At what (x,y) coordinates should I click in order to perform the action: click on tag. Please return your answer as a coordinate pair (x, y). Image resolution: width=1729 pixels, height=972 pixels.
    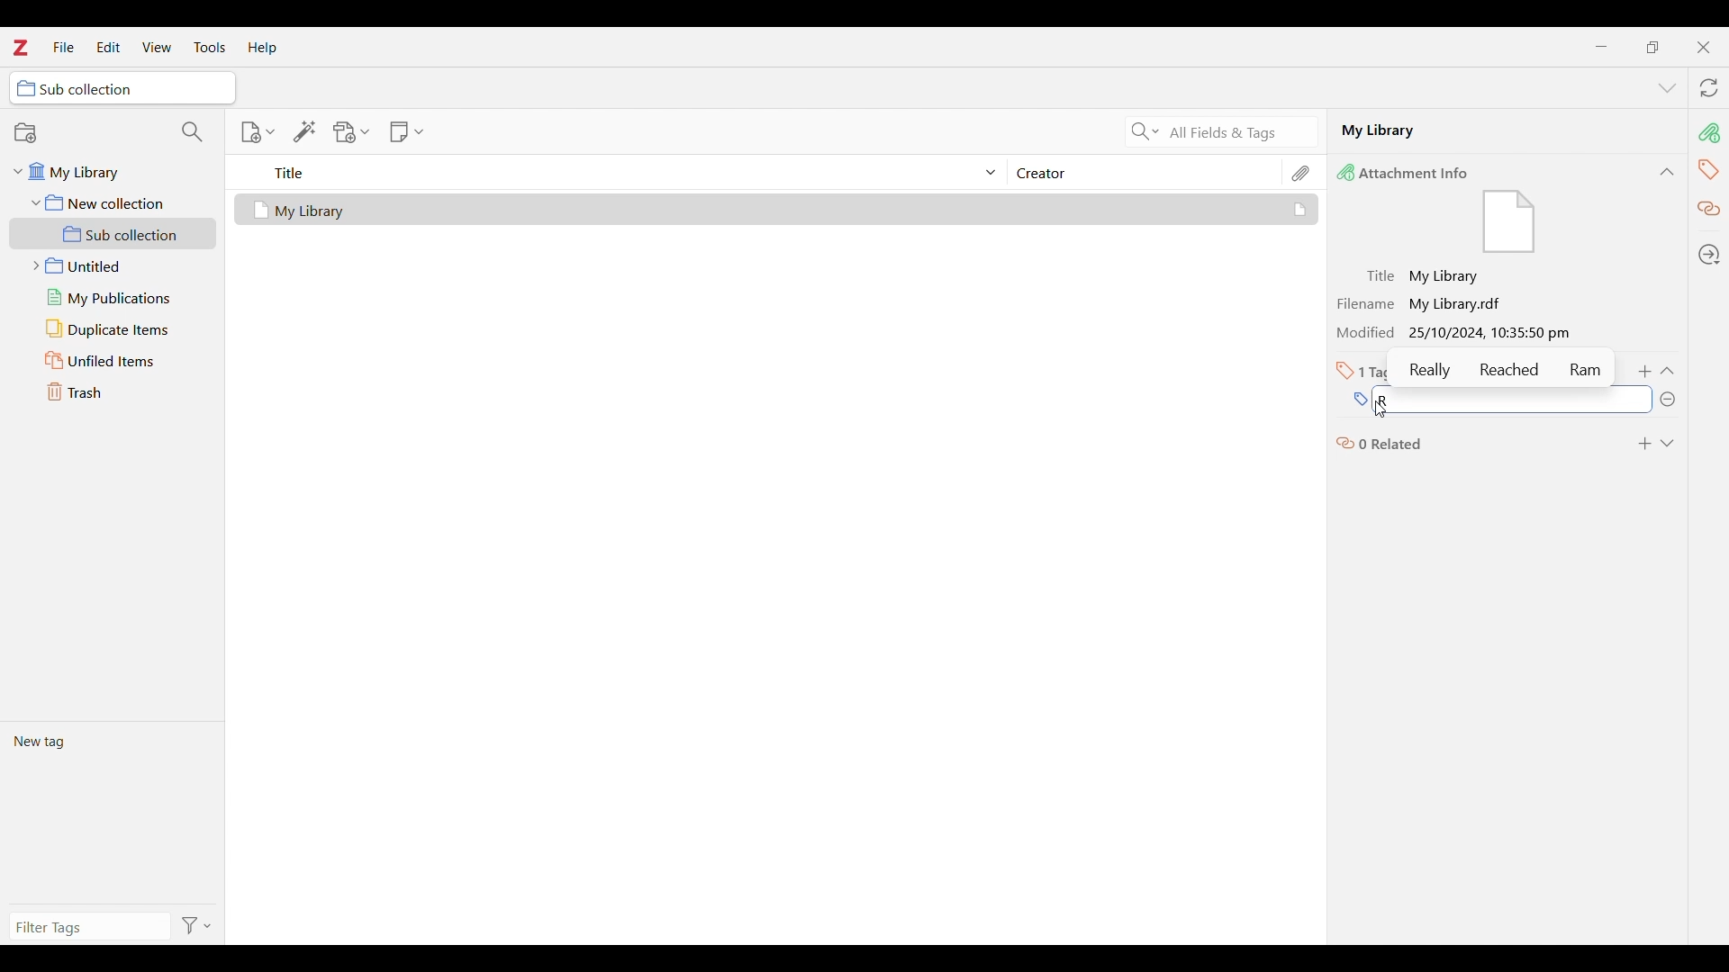
    Looking at the image, I should click on (1708, 168).